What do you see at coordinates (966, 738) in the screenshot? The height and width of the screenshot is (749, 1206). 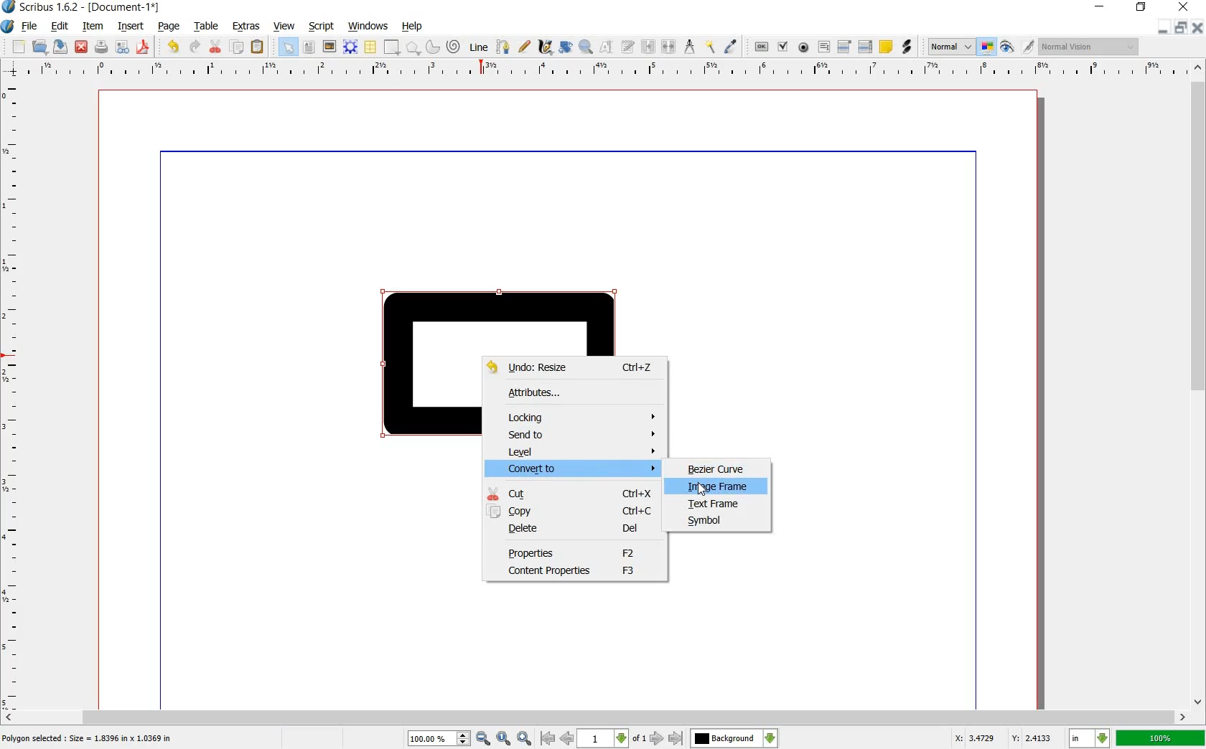 I see `coordinates x: 3.4729` at bounding box center [966, 738].